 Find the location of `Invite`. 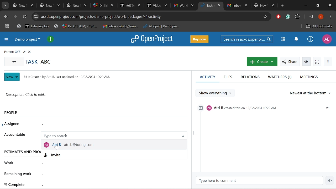

Invite is located at coordinates (114, 154).